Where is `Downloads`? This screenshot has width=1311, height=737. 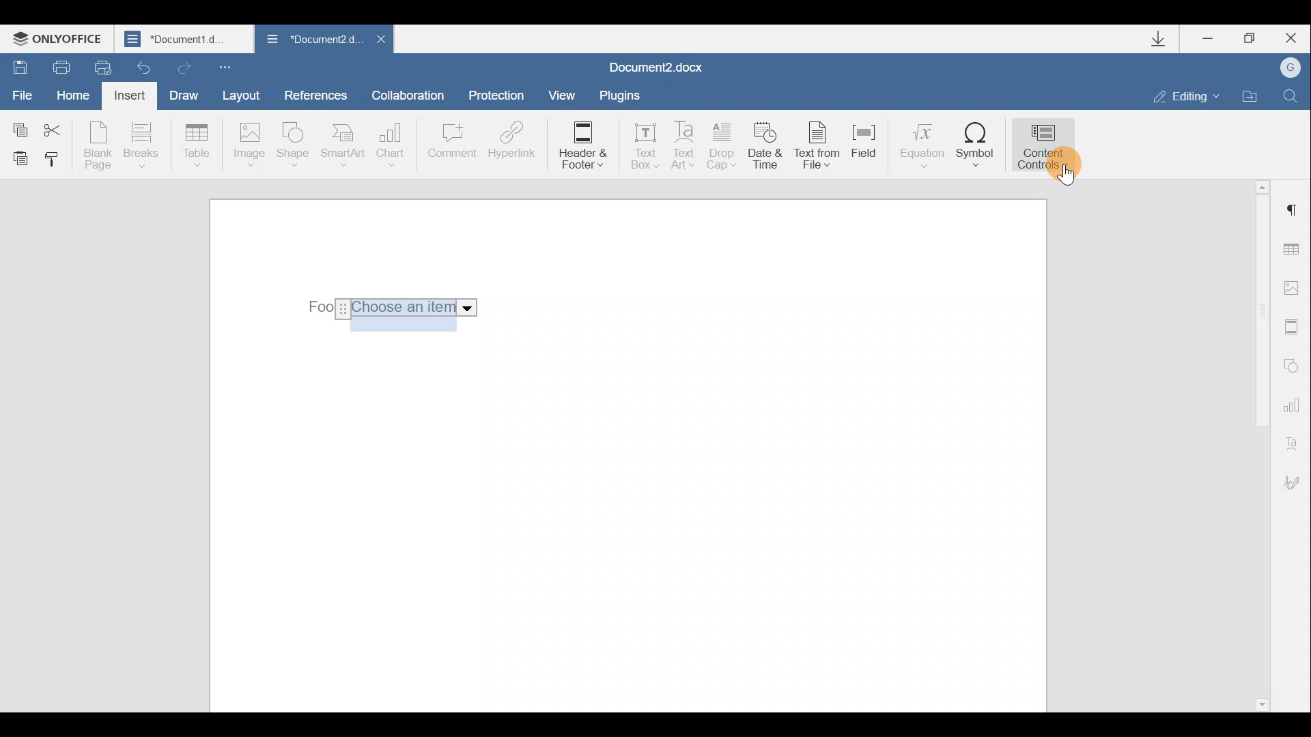 Downloads is located at coordinates (1164, 39).